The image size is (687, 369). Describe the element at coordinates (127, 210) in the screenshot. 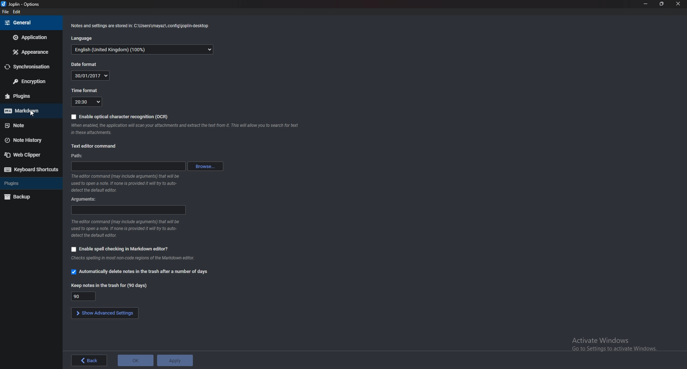

I see `Arguments` at that location.